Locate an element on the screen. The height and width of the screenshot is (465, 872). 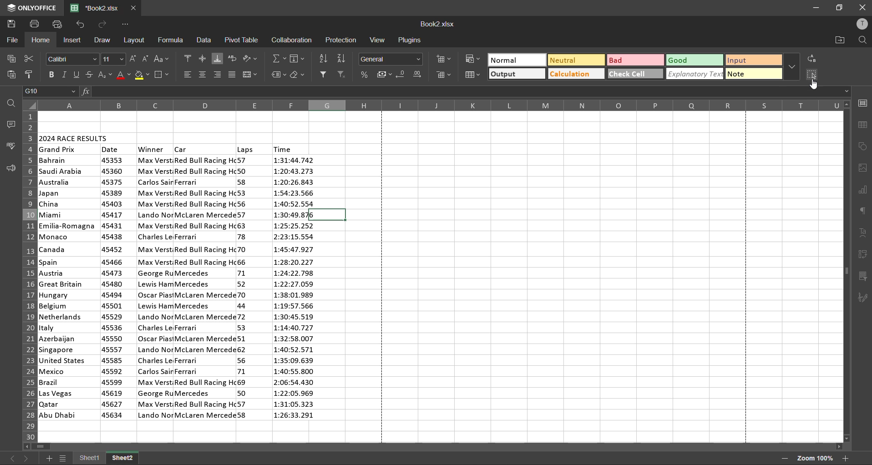
column names is located at coordinates (442, 105).